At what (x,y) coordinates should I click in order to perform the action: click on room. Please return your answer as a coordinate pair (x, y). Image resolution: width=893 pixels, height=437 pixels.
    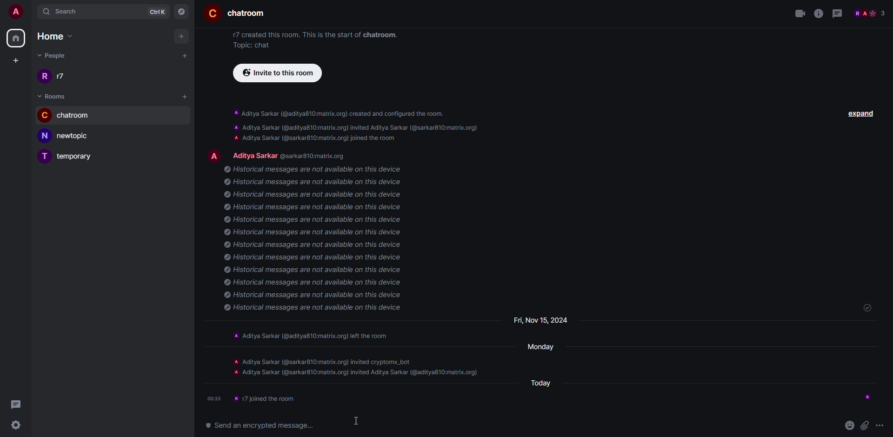
    Looking at the image, I should click on (54, 95).